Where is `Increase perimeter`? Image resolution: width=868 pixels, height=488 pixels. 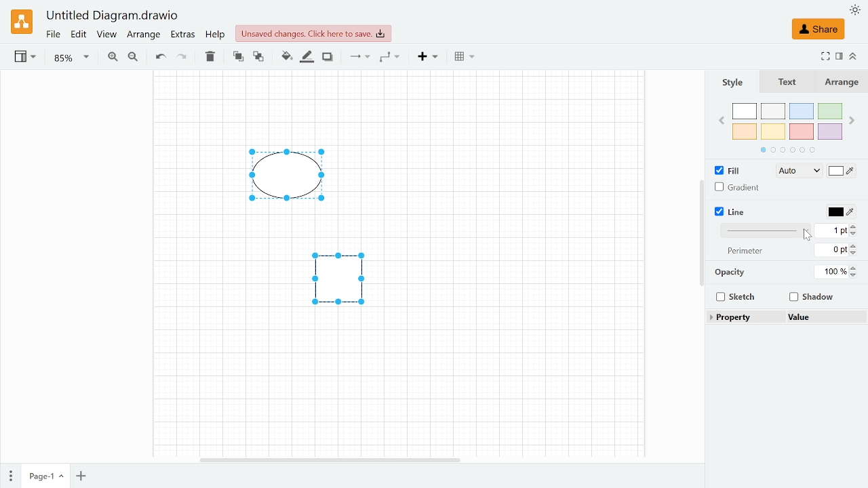 Increase perimeter is located at coordinates (856, 245).